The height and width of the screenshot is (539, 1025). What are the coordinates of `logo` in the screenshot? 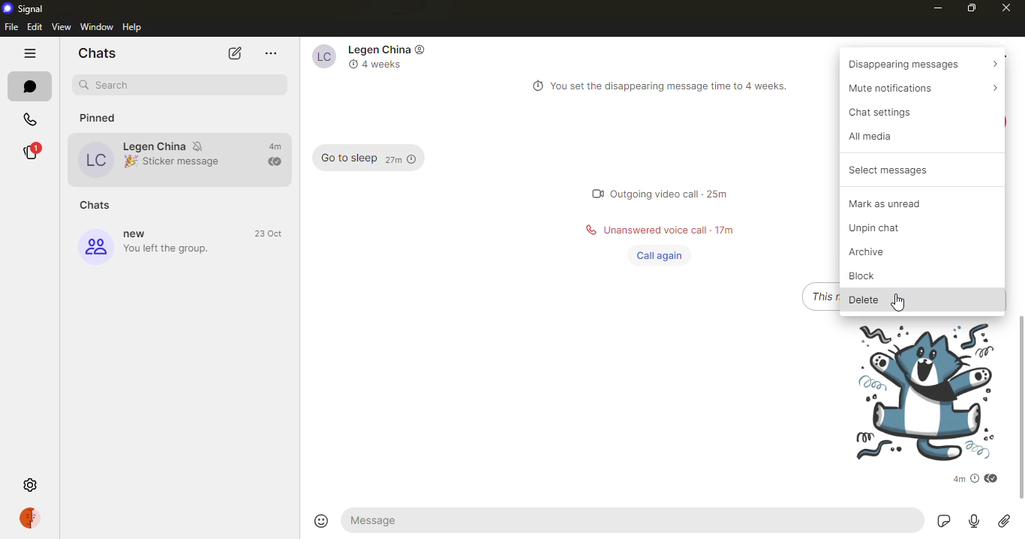 It's located at (421, 49).